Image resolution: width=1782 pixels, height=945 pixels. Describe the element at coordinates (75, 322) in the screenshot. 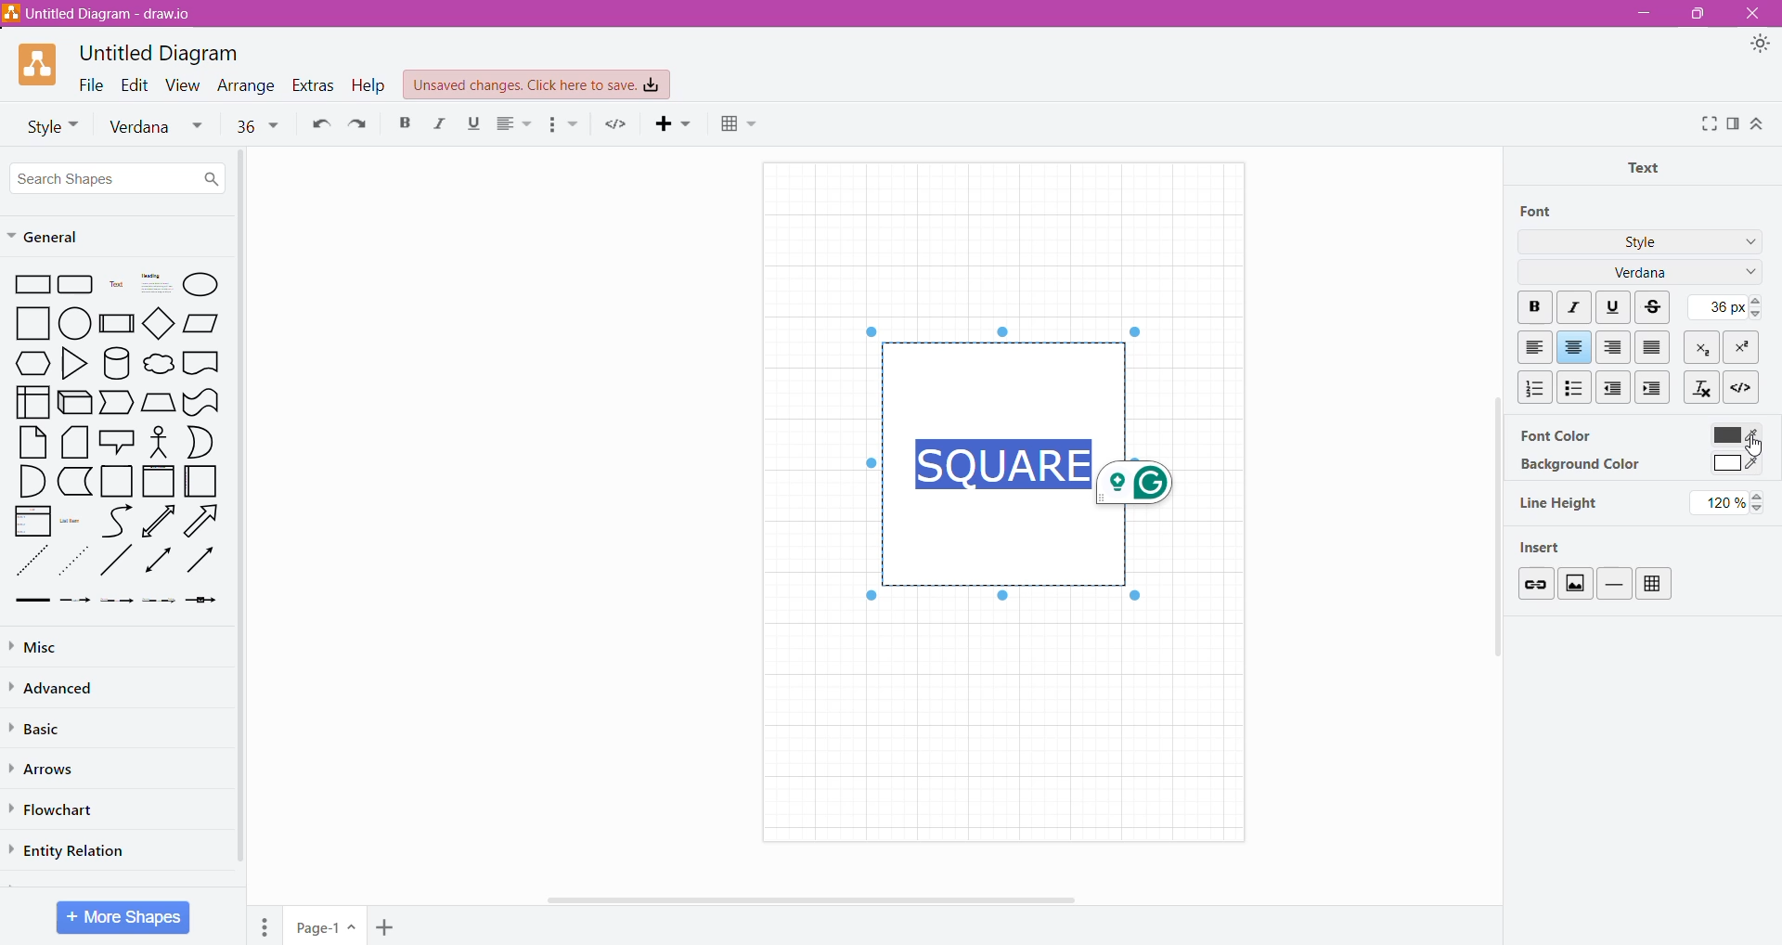

I see `circle` at that location.